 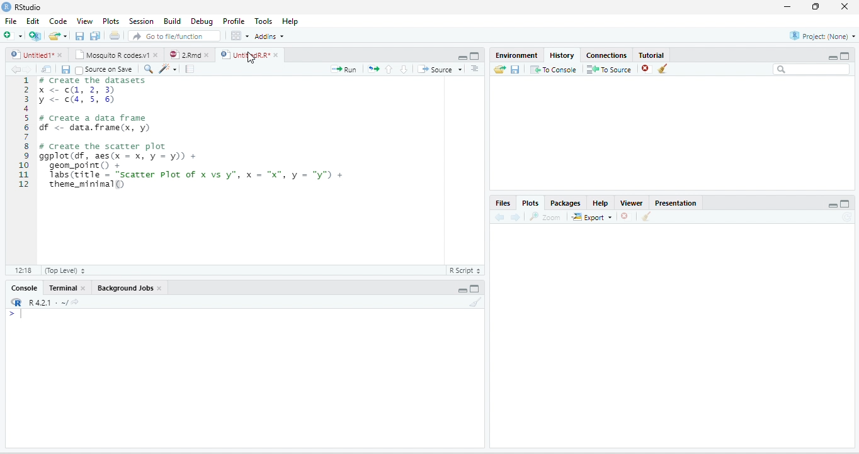 I want to click on View the current working directory, so click(x=75, y=301).